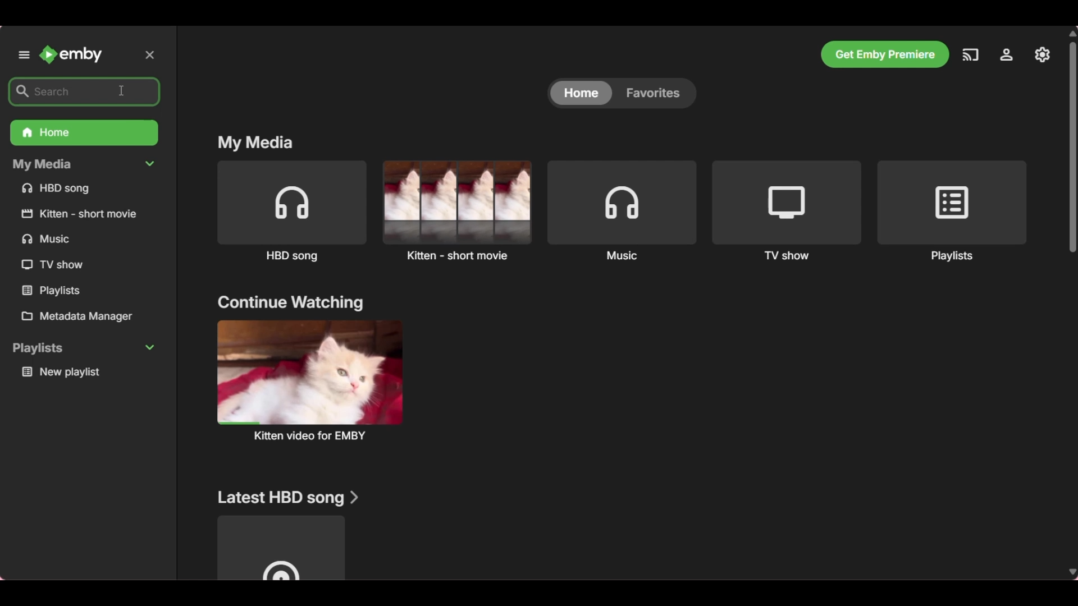 The width and height of the screenshot is (1078, 606). I want to click on TV show, so click(787, 211).